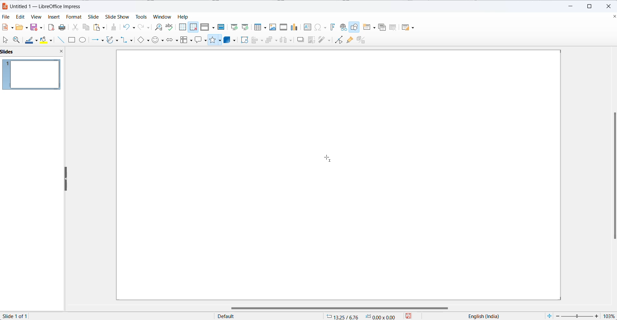  I want to click on zoom slider, so click(578, 316).